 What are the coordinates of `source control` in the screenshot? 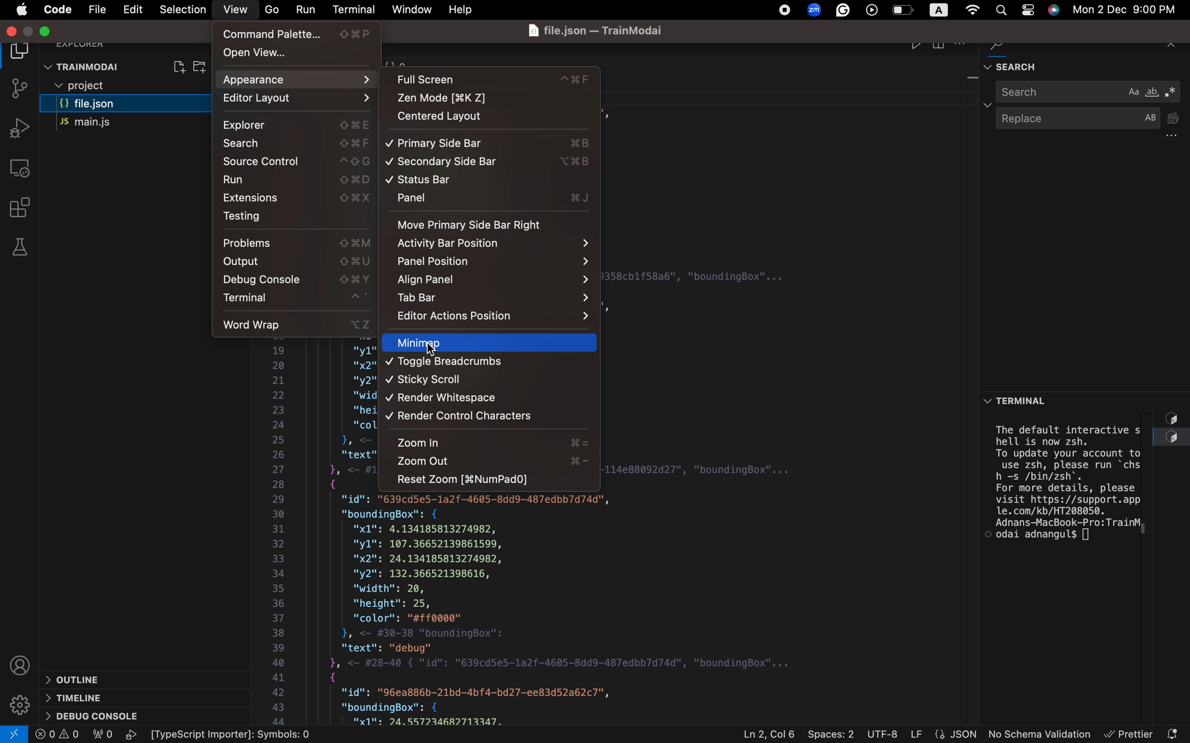 It's located at (298, 161).